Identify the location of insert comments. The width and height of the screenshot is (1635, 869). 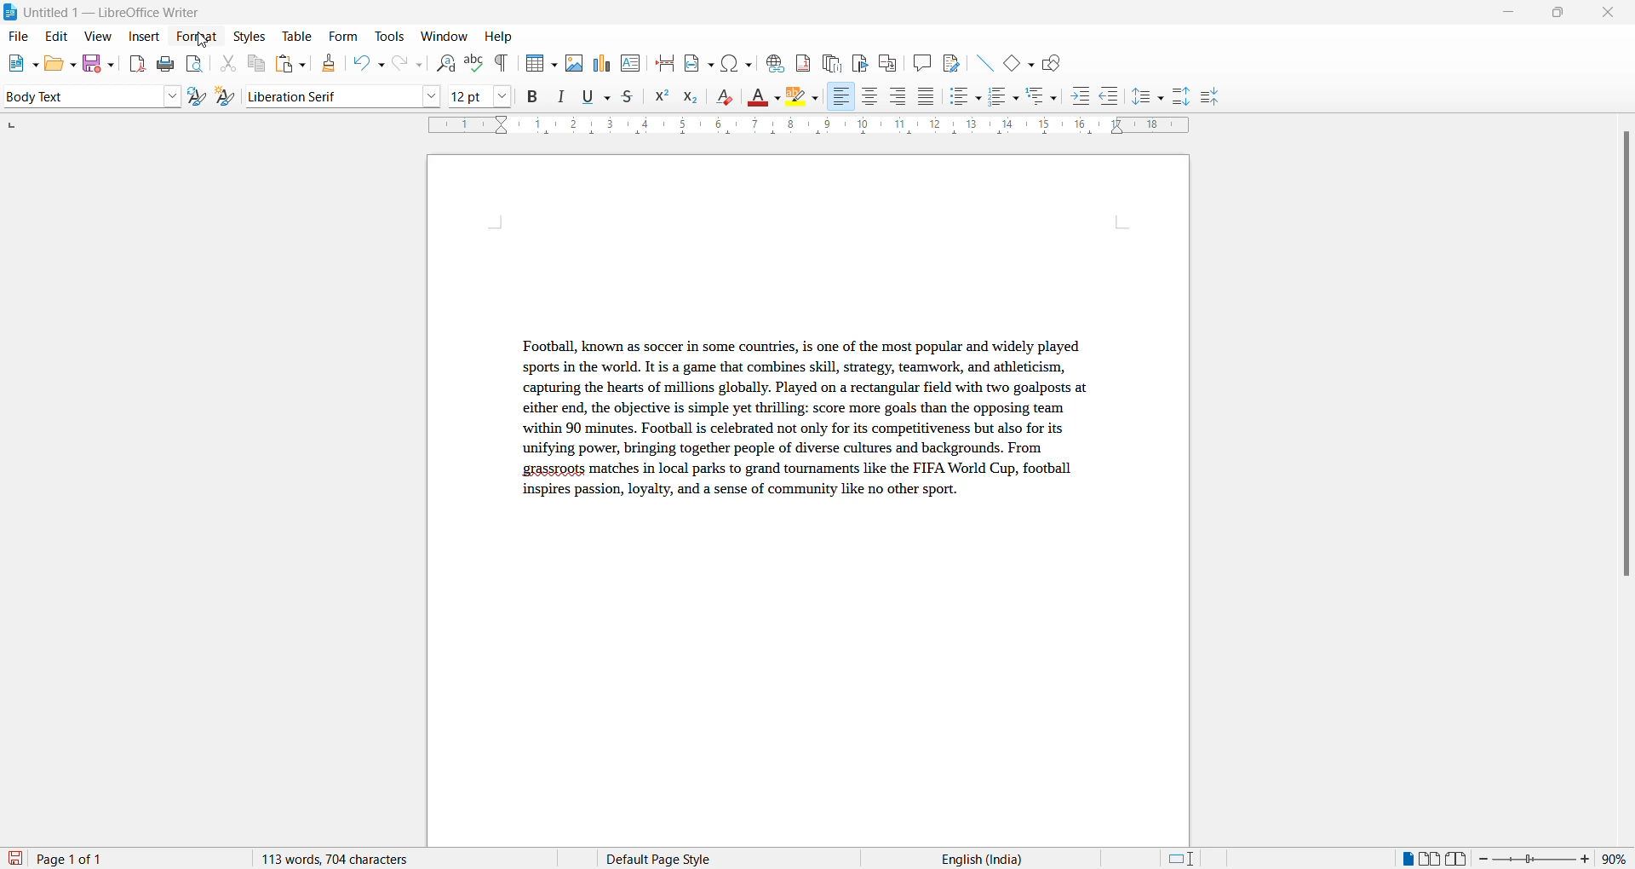
(918, 62).